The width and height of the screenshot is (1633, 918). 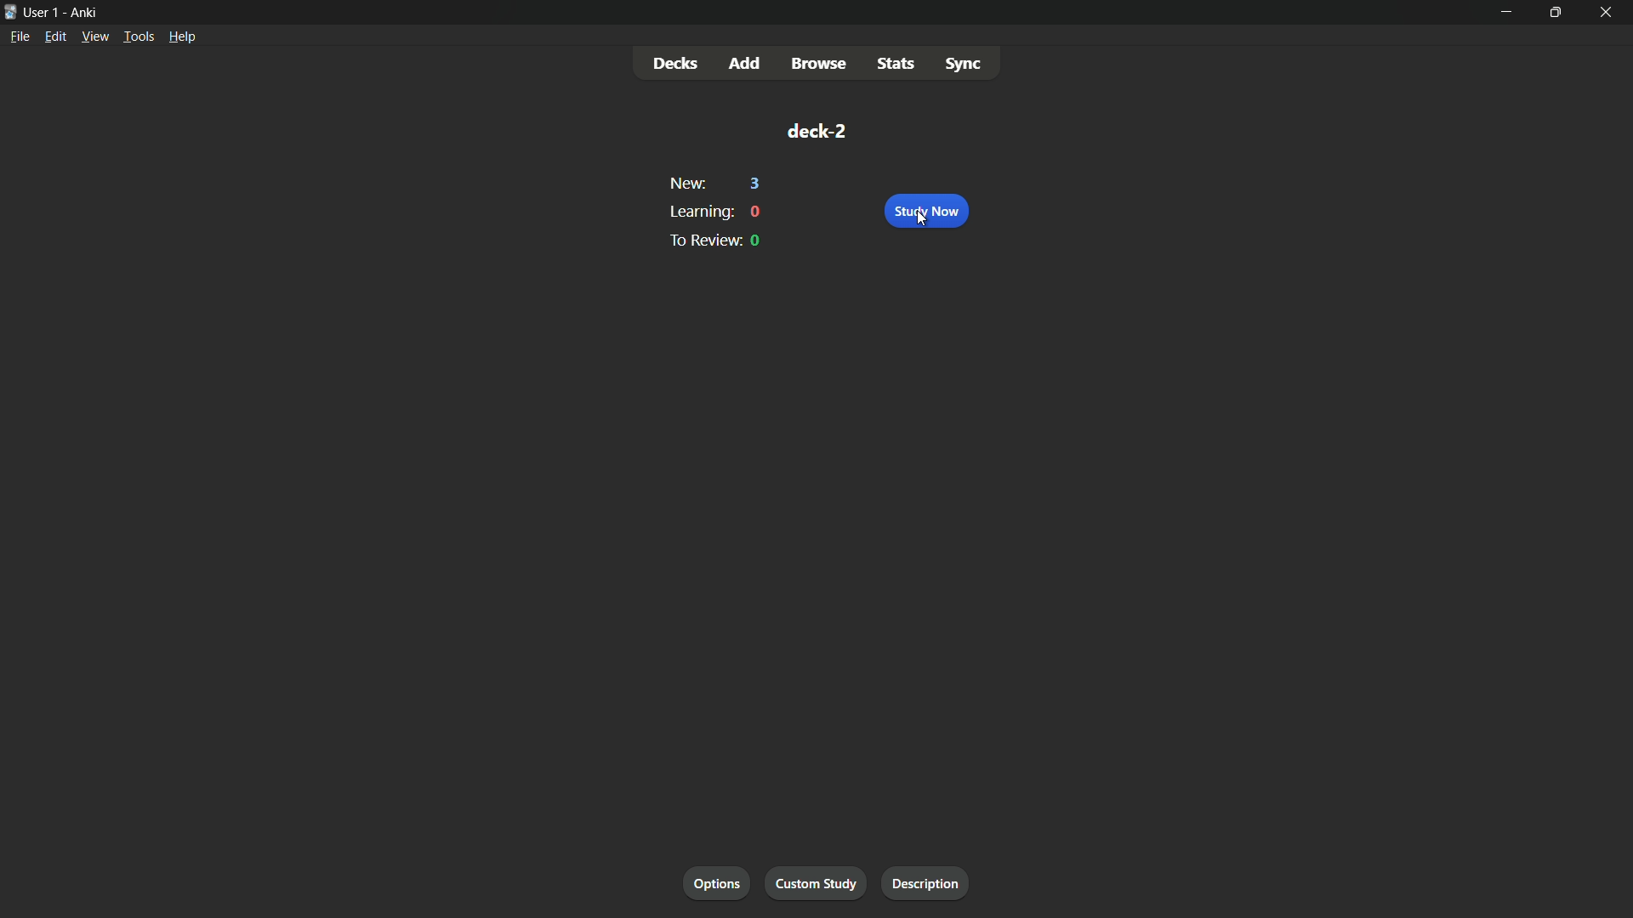 I want to click on browse, so click(x=820, y=64).